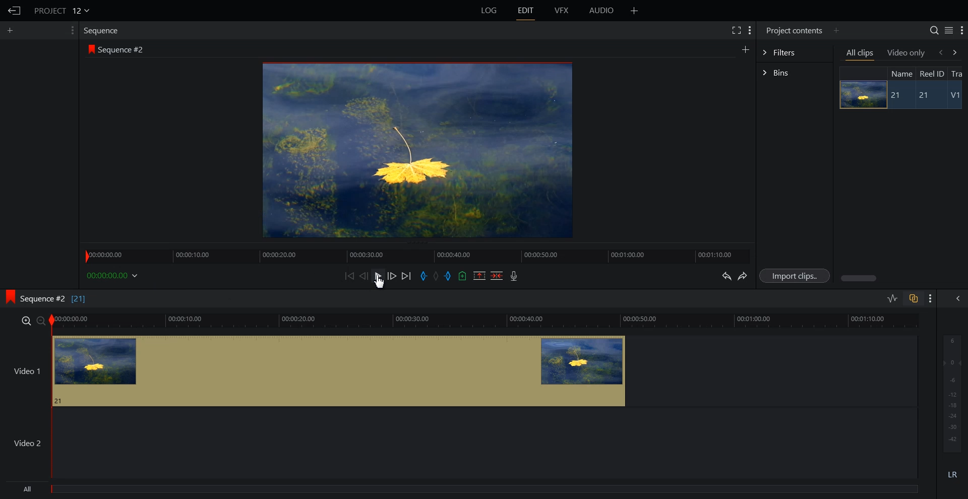  Describe the element at coordinates (459, 443) in the screenshot. I see `Video 2` at that location.